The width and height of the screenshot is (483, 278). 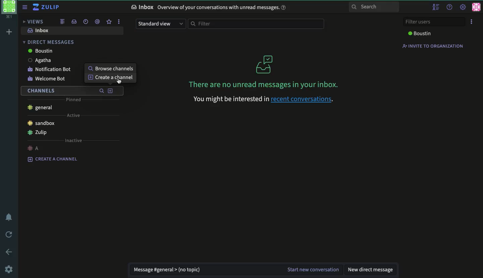 I want to click on inactive, so click(x=75, y=141).